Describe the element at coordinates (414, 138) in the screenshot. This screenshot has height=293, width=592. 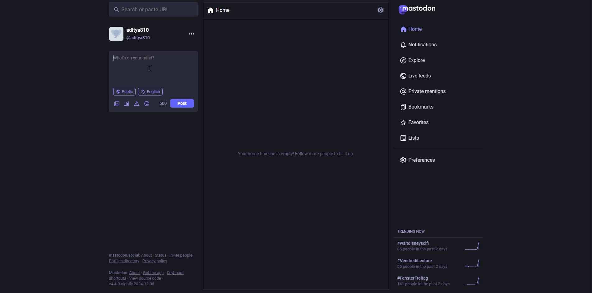
I see `lists` at that location.